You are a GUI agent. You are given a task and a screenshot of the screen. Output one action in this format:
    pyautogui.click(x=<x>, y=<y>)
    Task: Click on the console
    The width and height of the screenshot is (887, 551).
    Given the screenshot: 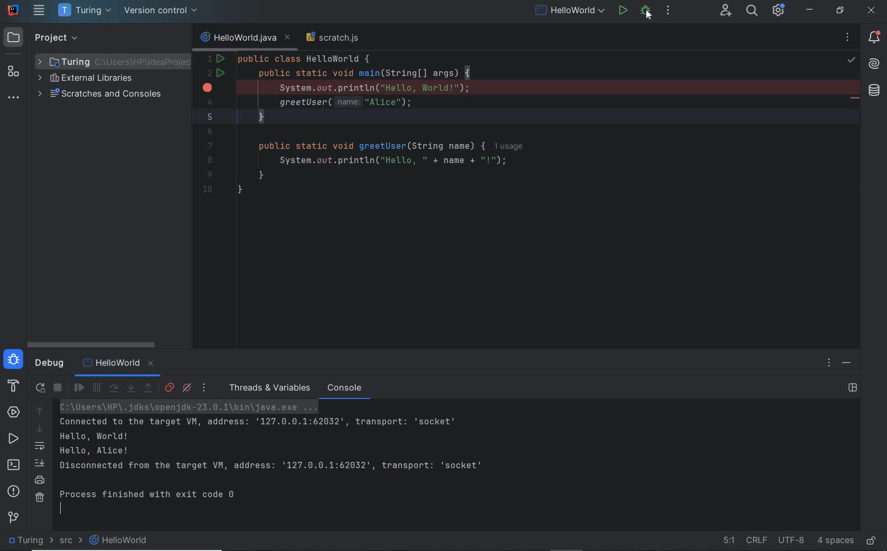 What is the action you would take?
    pyautogui.click(x=345, y=388)
    